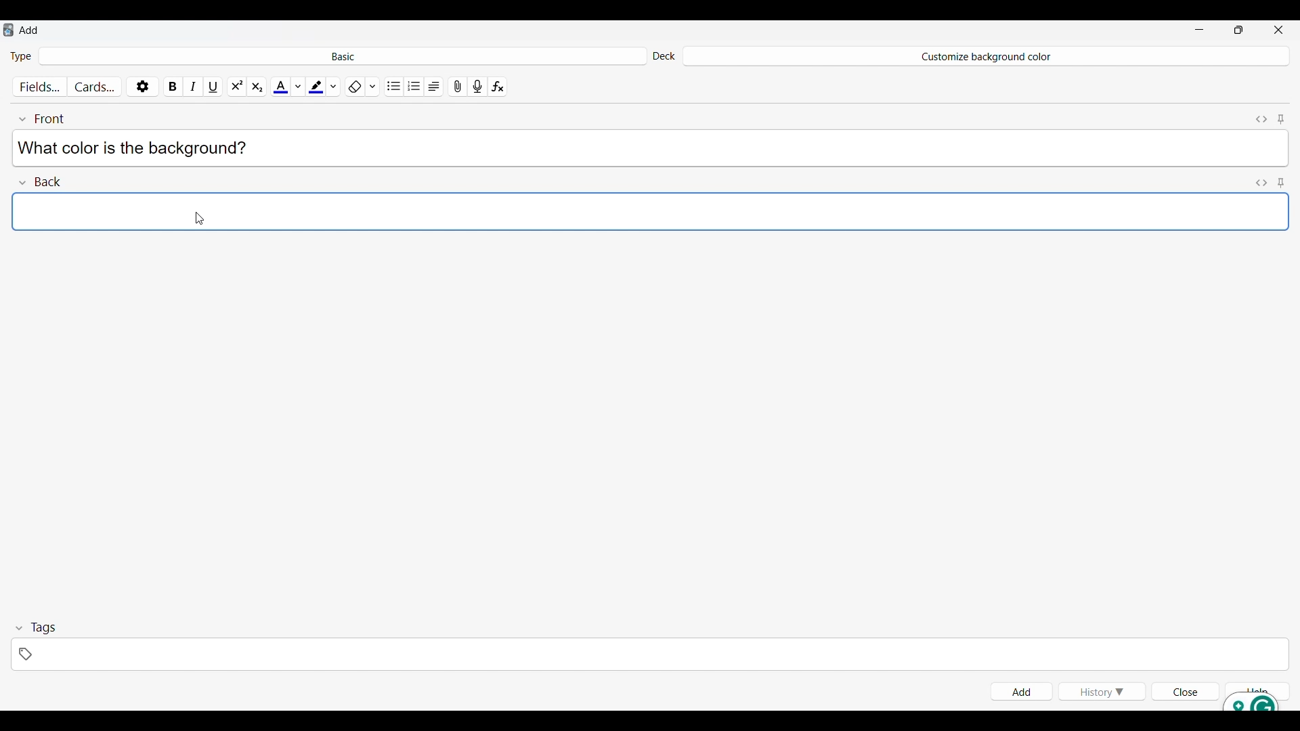 Image resolution: width=1300 pixels, height=731 pixels. Describe the element at coordinates (36, 628) in the screenshot. I see `Collapse tags` at that location.